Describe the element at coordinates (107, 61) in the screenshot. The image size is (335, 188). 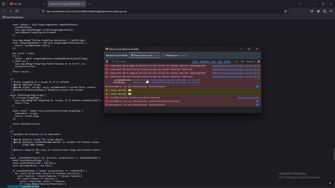
I see `delete` at that location.